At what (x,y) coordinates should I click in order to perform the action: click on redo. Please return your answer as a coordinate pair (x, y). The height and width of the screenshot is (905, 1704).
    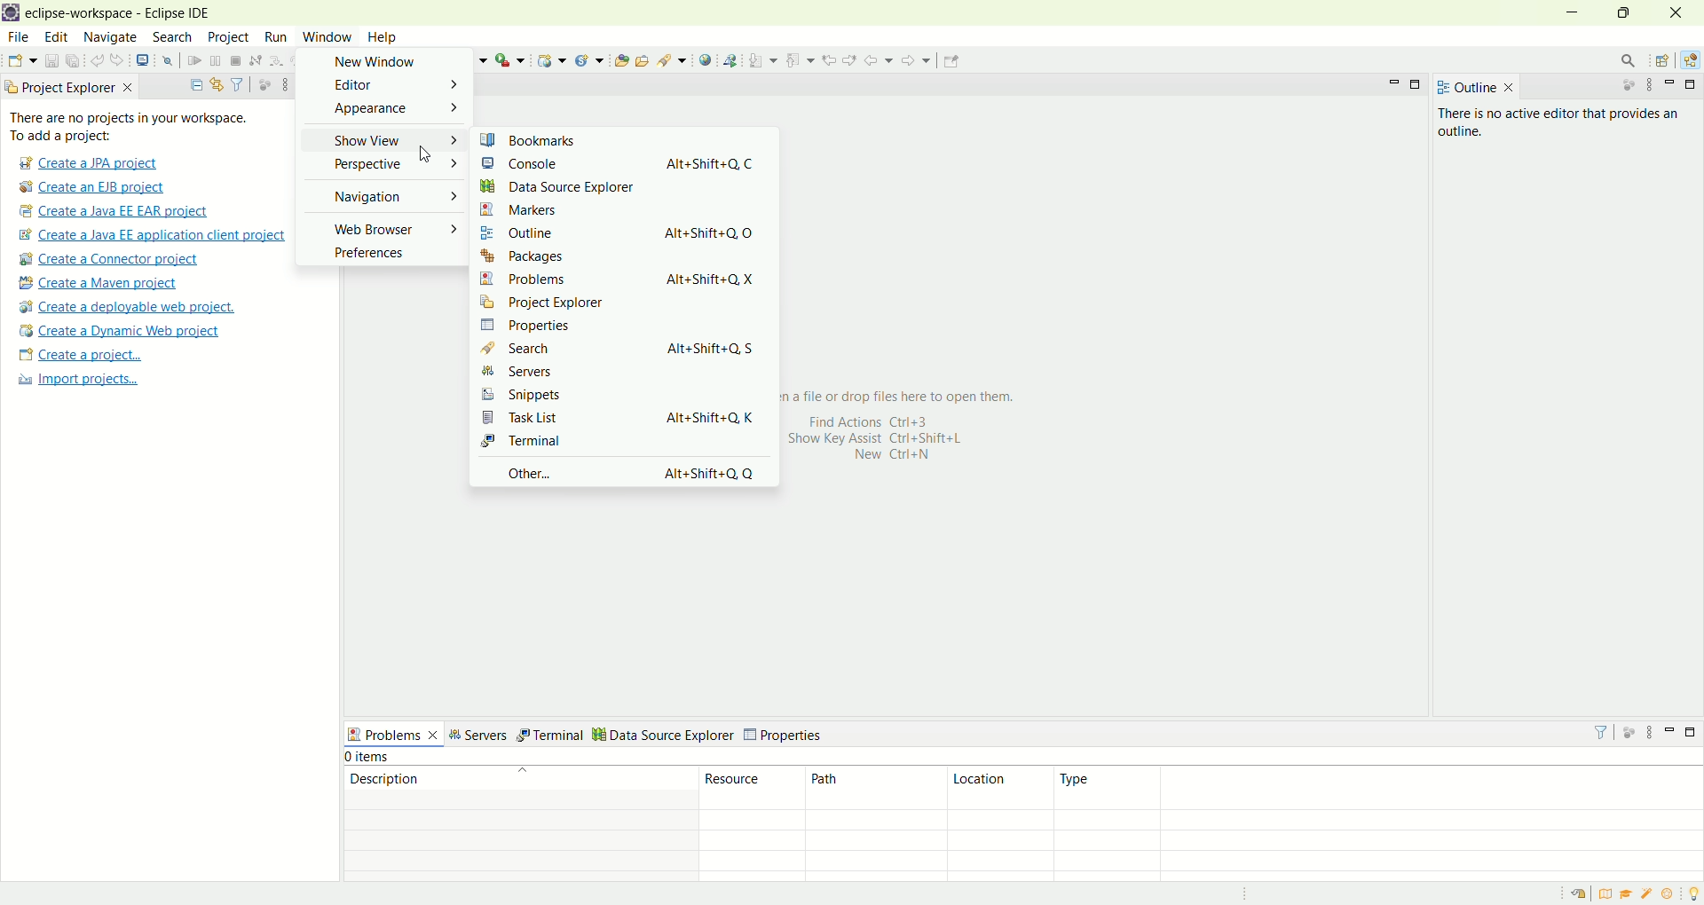
    Looking at the image, I should click on (117, 59).